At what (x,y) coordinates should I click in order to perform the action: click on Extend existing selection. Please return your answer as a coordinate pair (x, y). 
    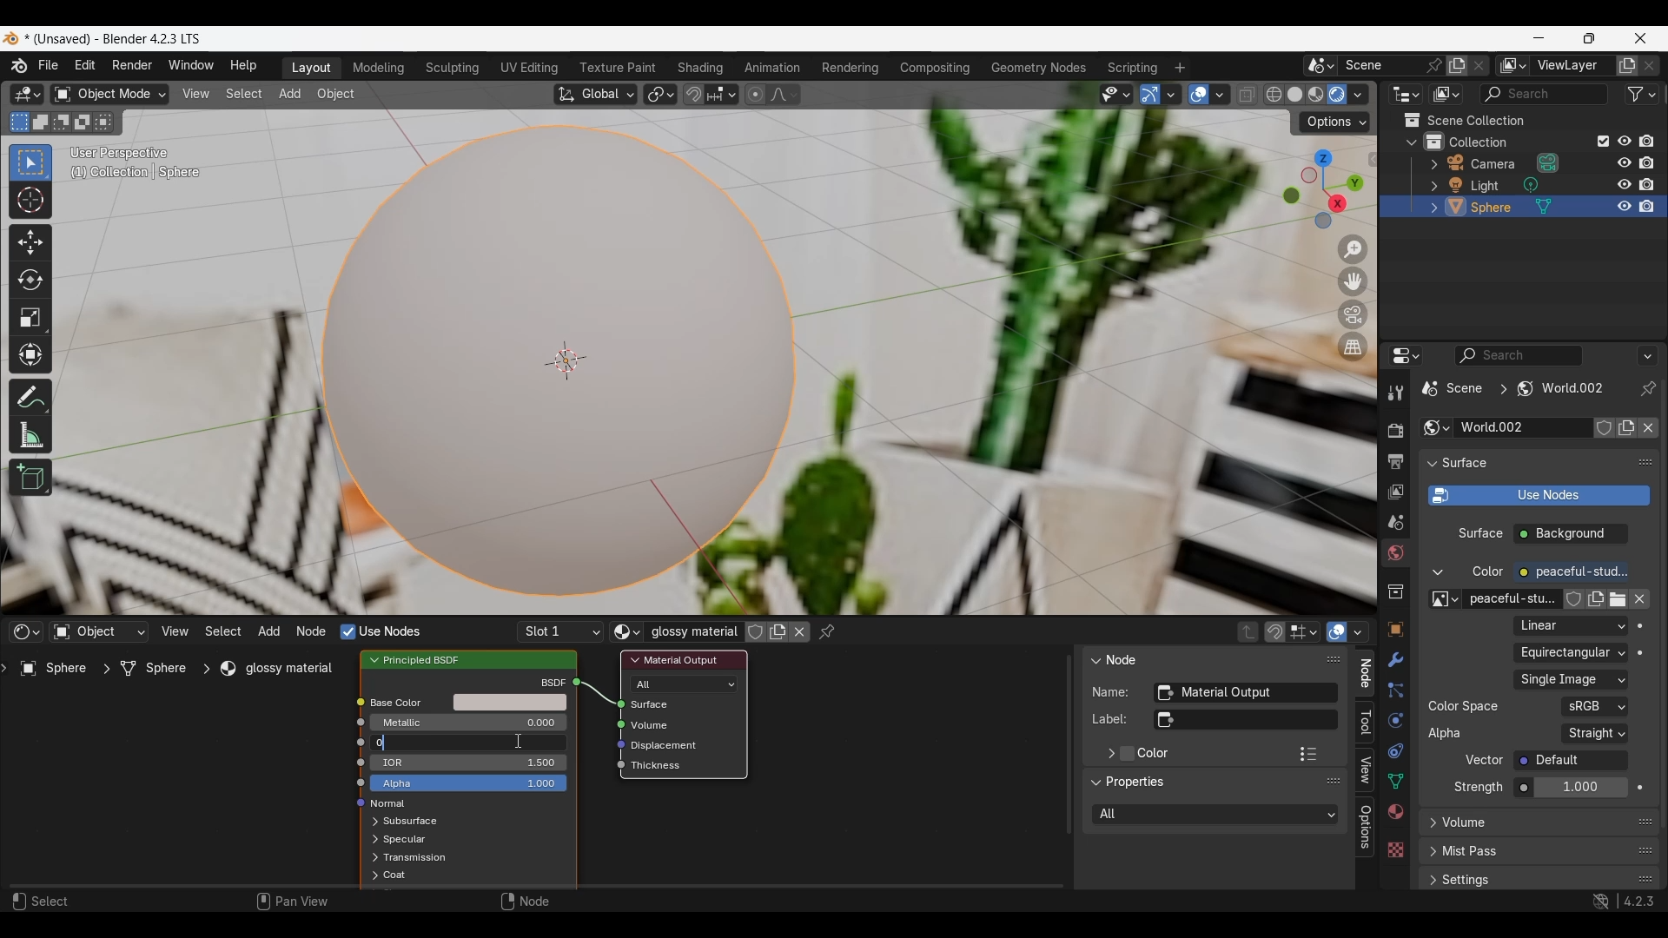
    Looking at the image, I should click on (40, 122).